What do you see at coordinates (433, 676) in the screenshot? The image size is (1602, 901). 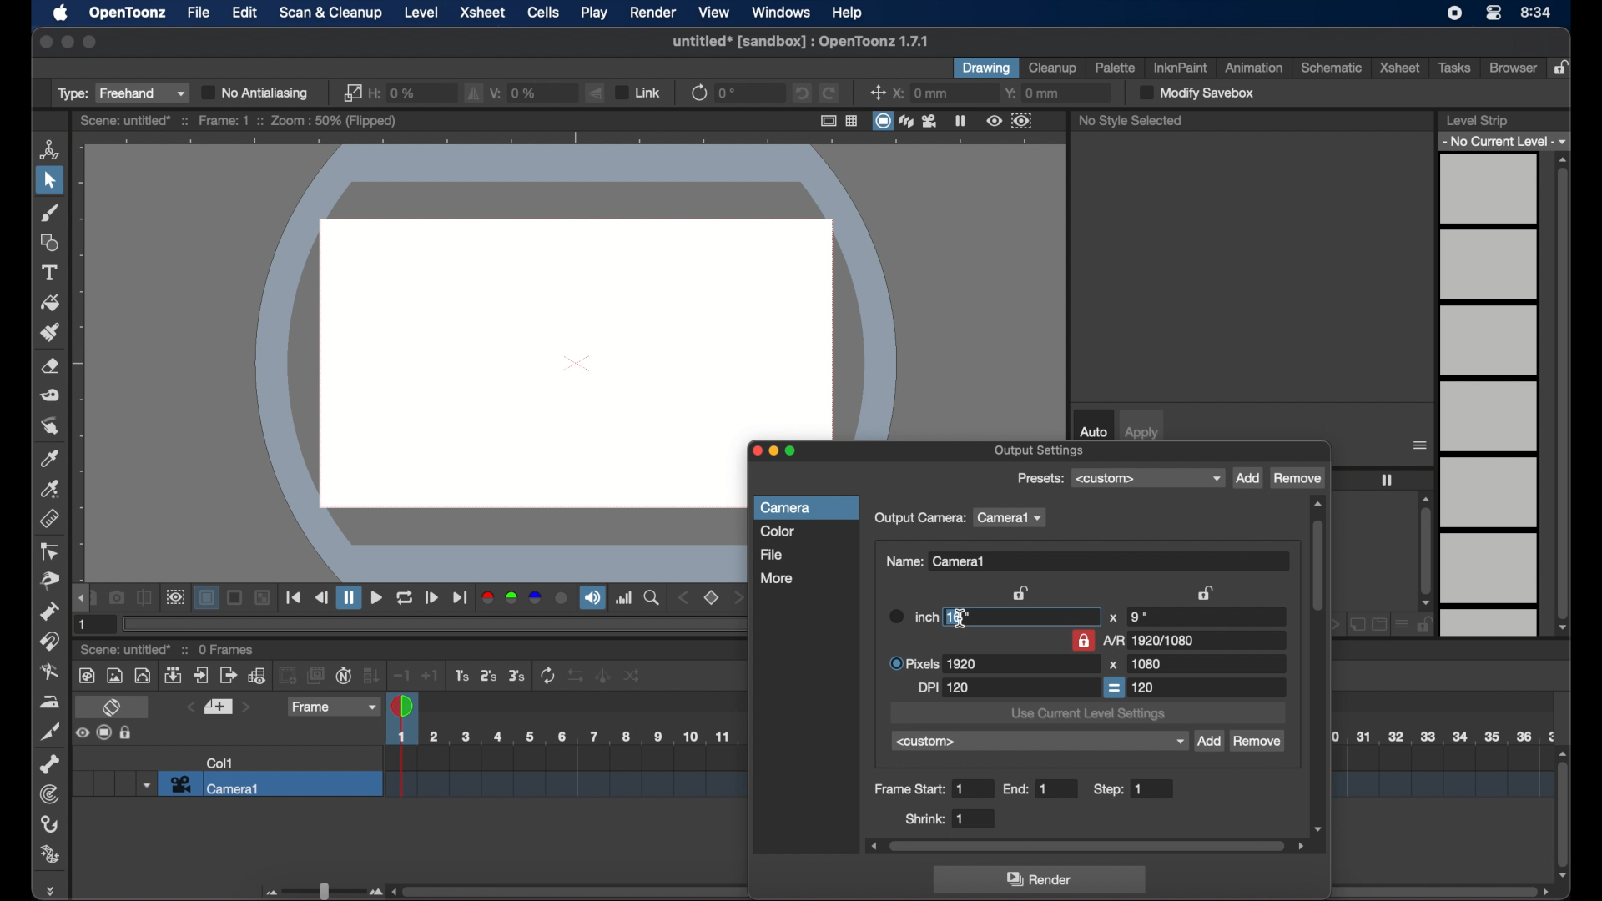 I see `` at bounding box center [433, 676].